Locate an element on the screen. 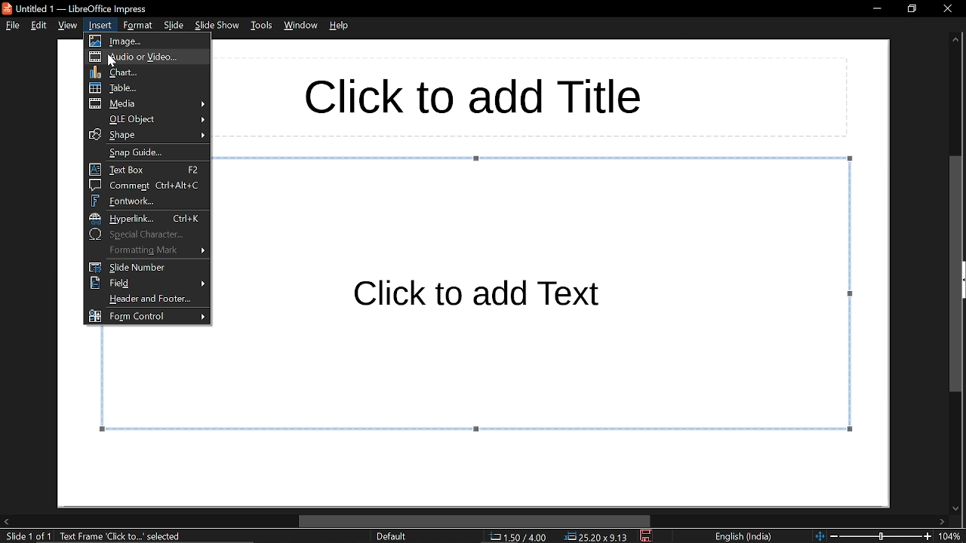 Image resolution: width=966 pixels, height=543 pixels. text frame "Click to.." selected is located at coordinates (122, 537).